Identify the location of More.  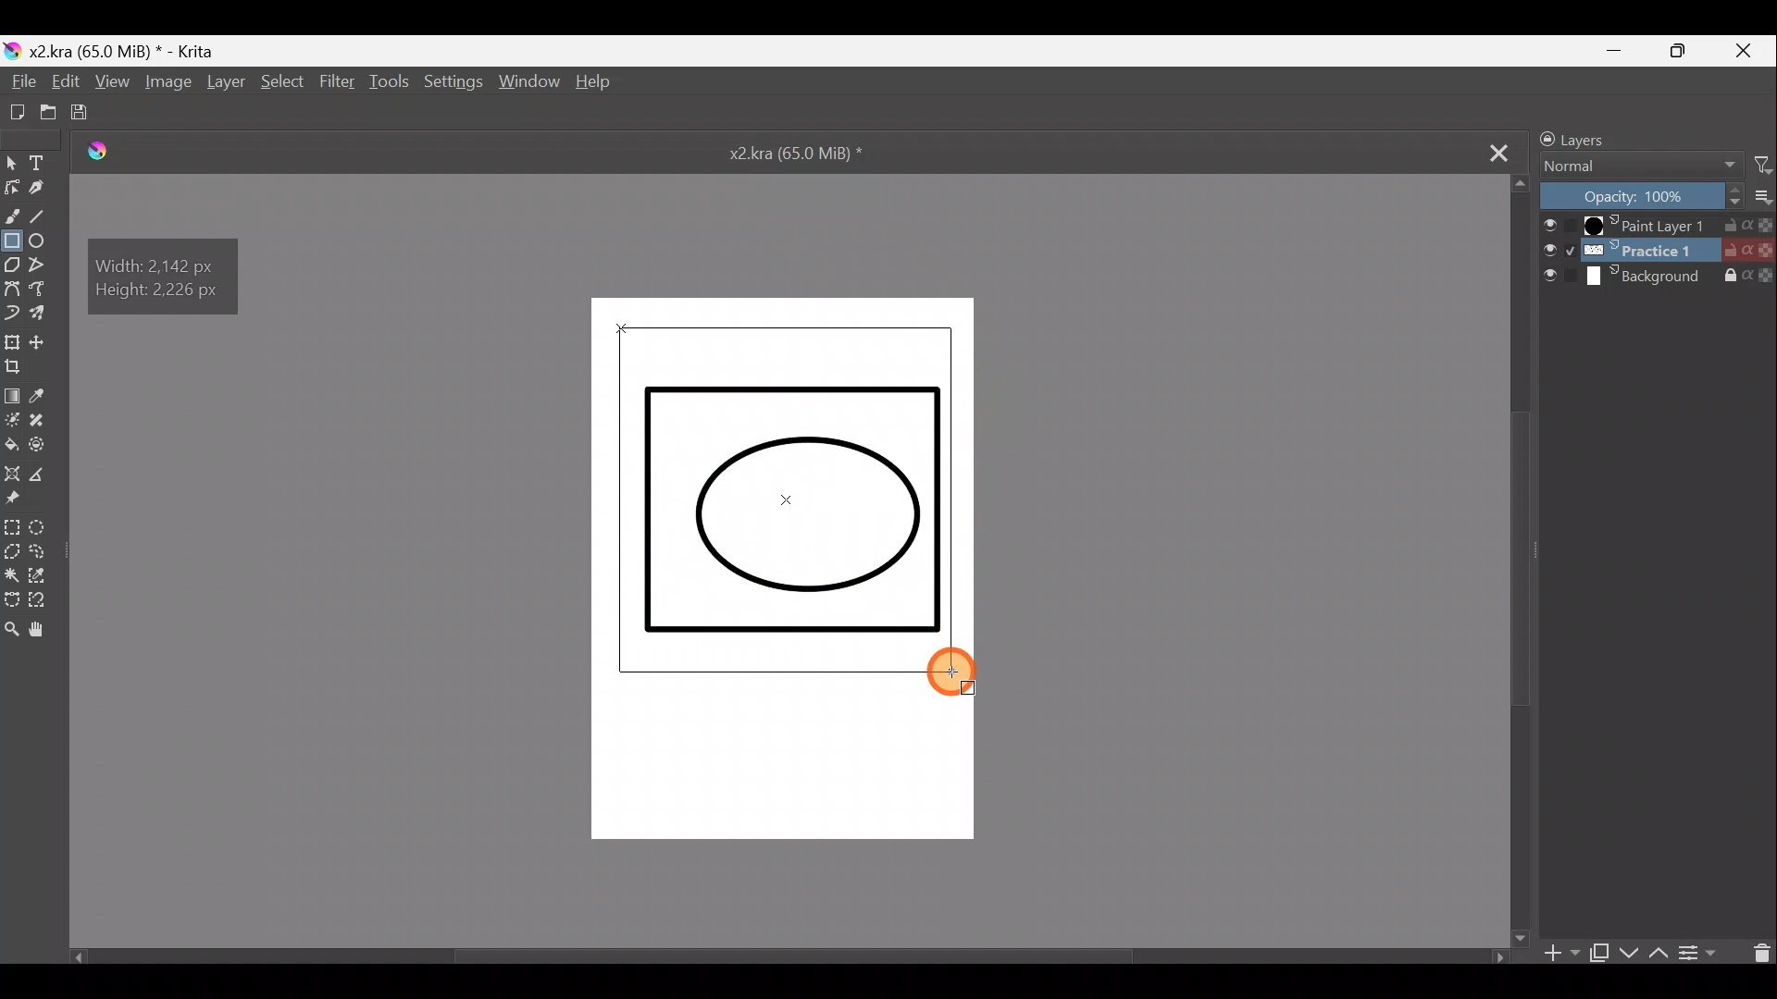
(1764, 193).